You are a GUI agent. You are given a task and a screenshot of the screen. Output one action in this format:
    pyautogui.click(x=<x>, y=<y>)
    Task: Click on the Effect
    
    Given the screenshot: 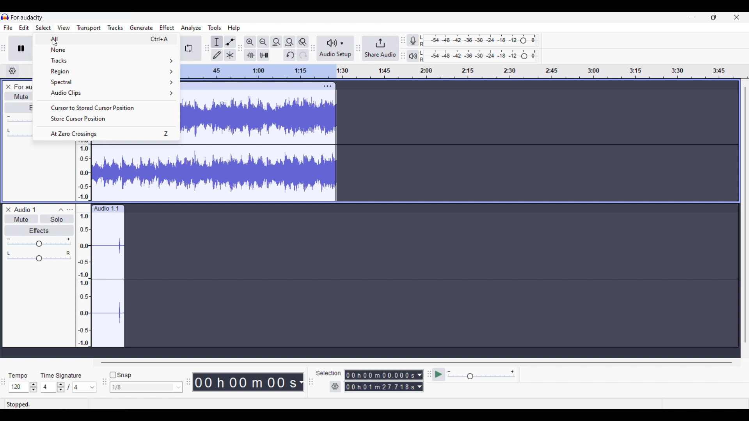 What is the action you would take?
    pyautogui.click(x=167, y=28)
    